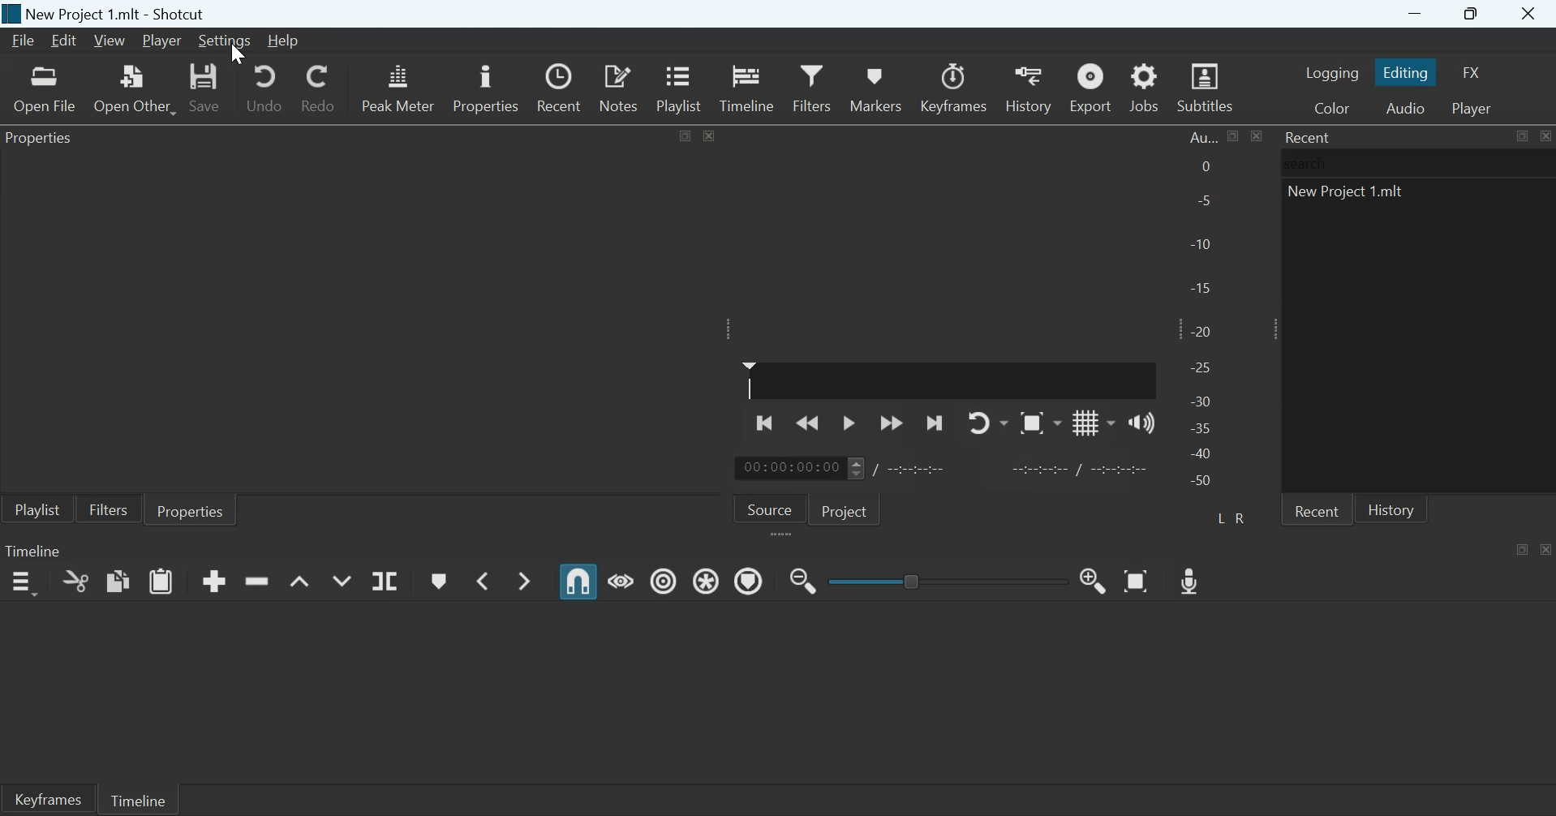  I want to click on Scroll buttons, so click(855, 468).